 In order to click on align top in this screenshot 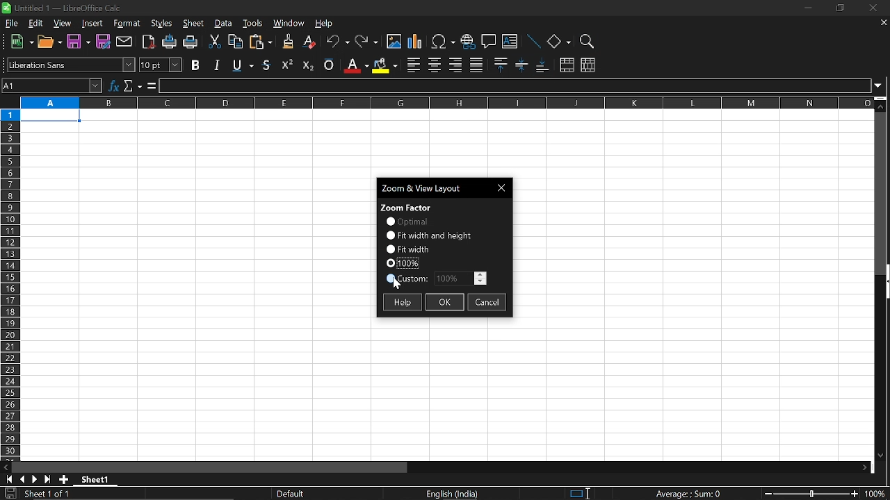, I will do `click(499, 65)`.